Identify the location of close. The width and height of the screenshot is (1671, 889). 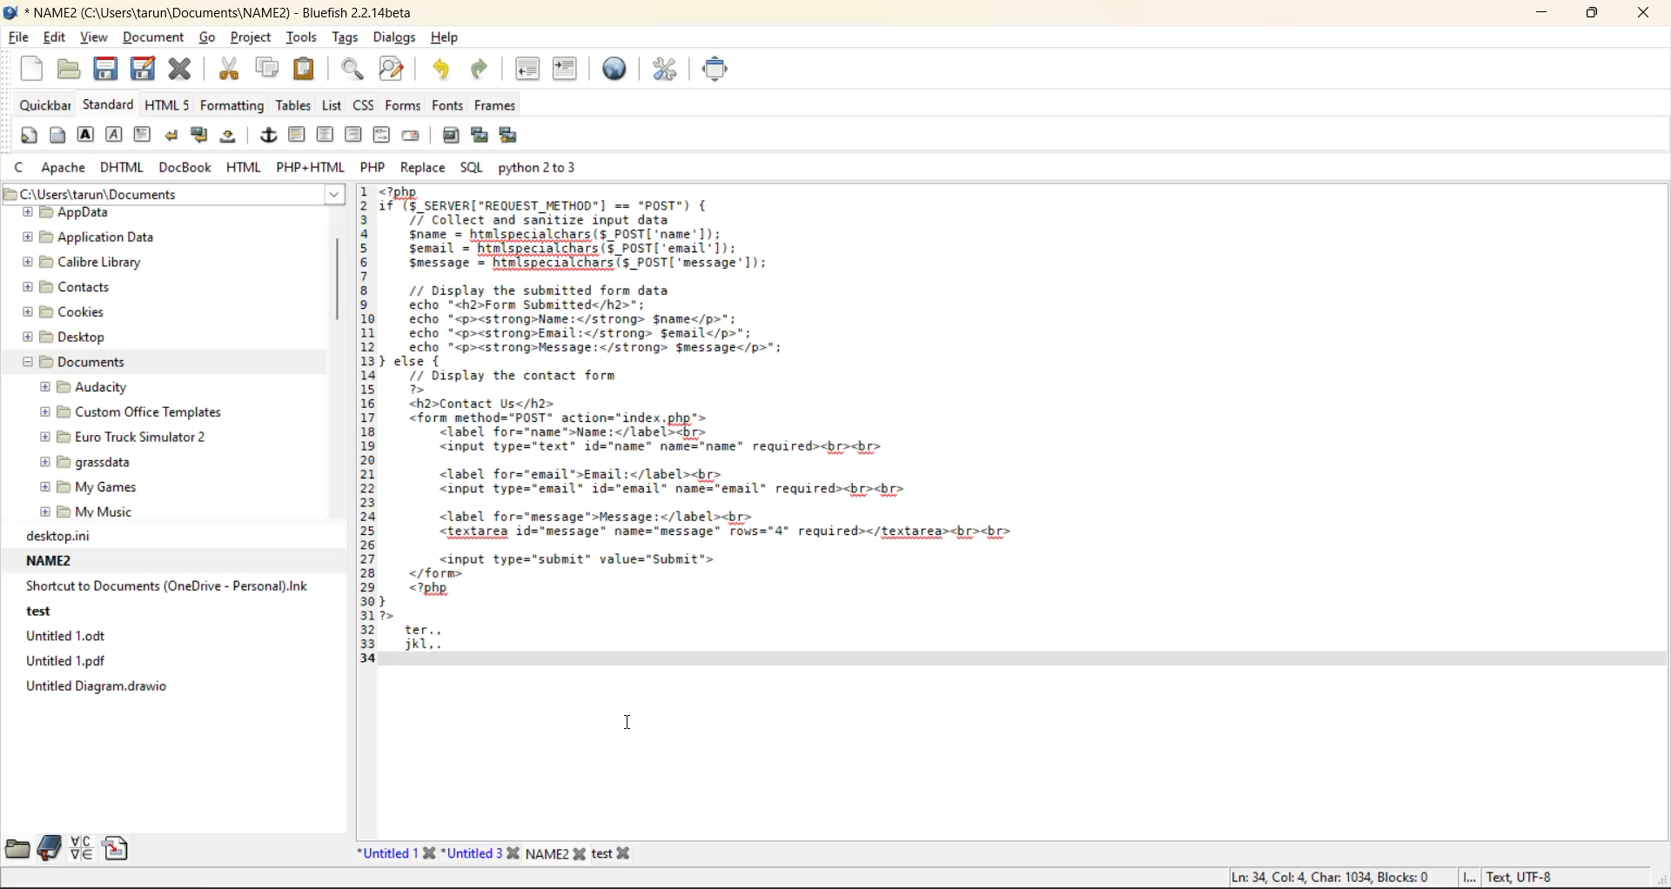
(1637, 13).